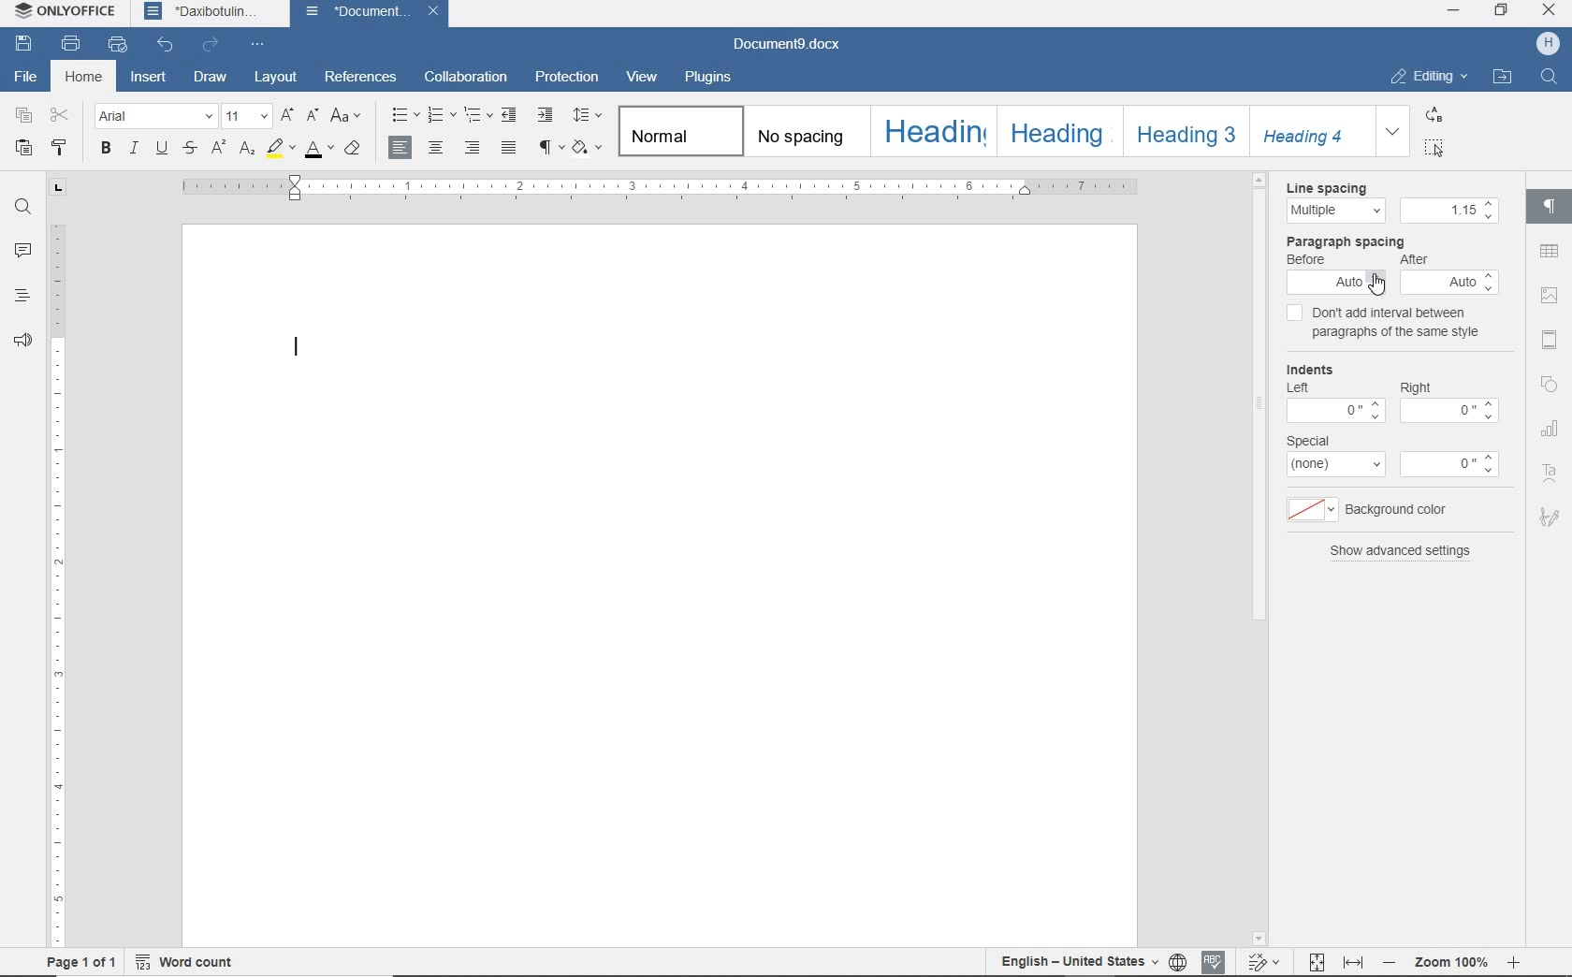 This screenshot has width=1572, height=977. What do you see at coordinates (1389, 962) in the screenshot?
I see `zoom out or zoom in` at bounding box center [1389, 962].